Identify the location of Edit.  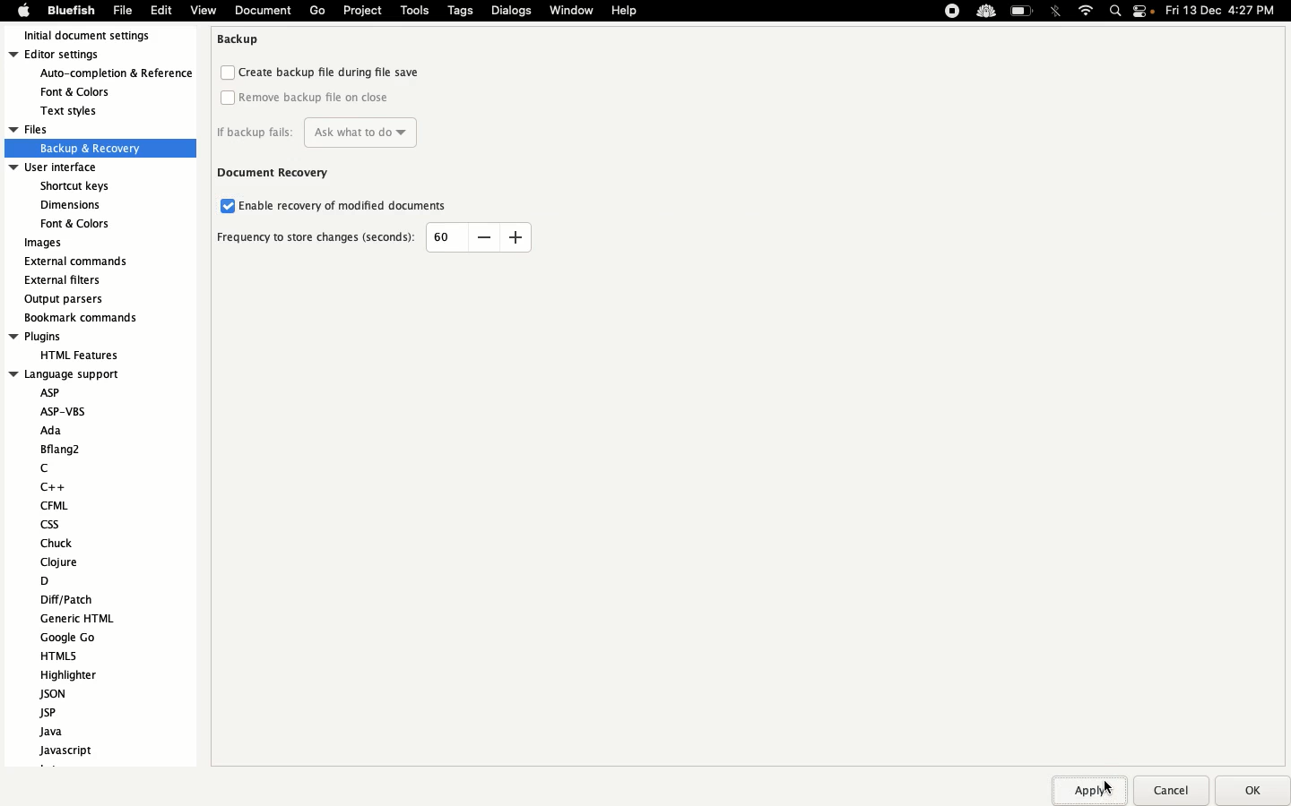
(160, 13).